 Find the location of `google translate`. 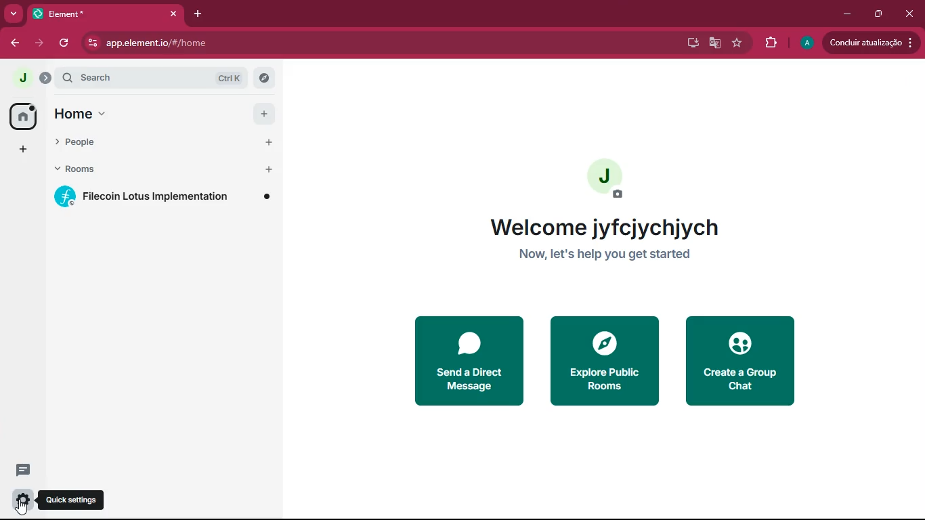

google translate is located at coordinates (715, 45).